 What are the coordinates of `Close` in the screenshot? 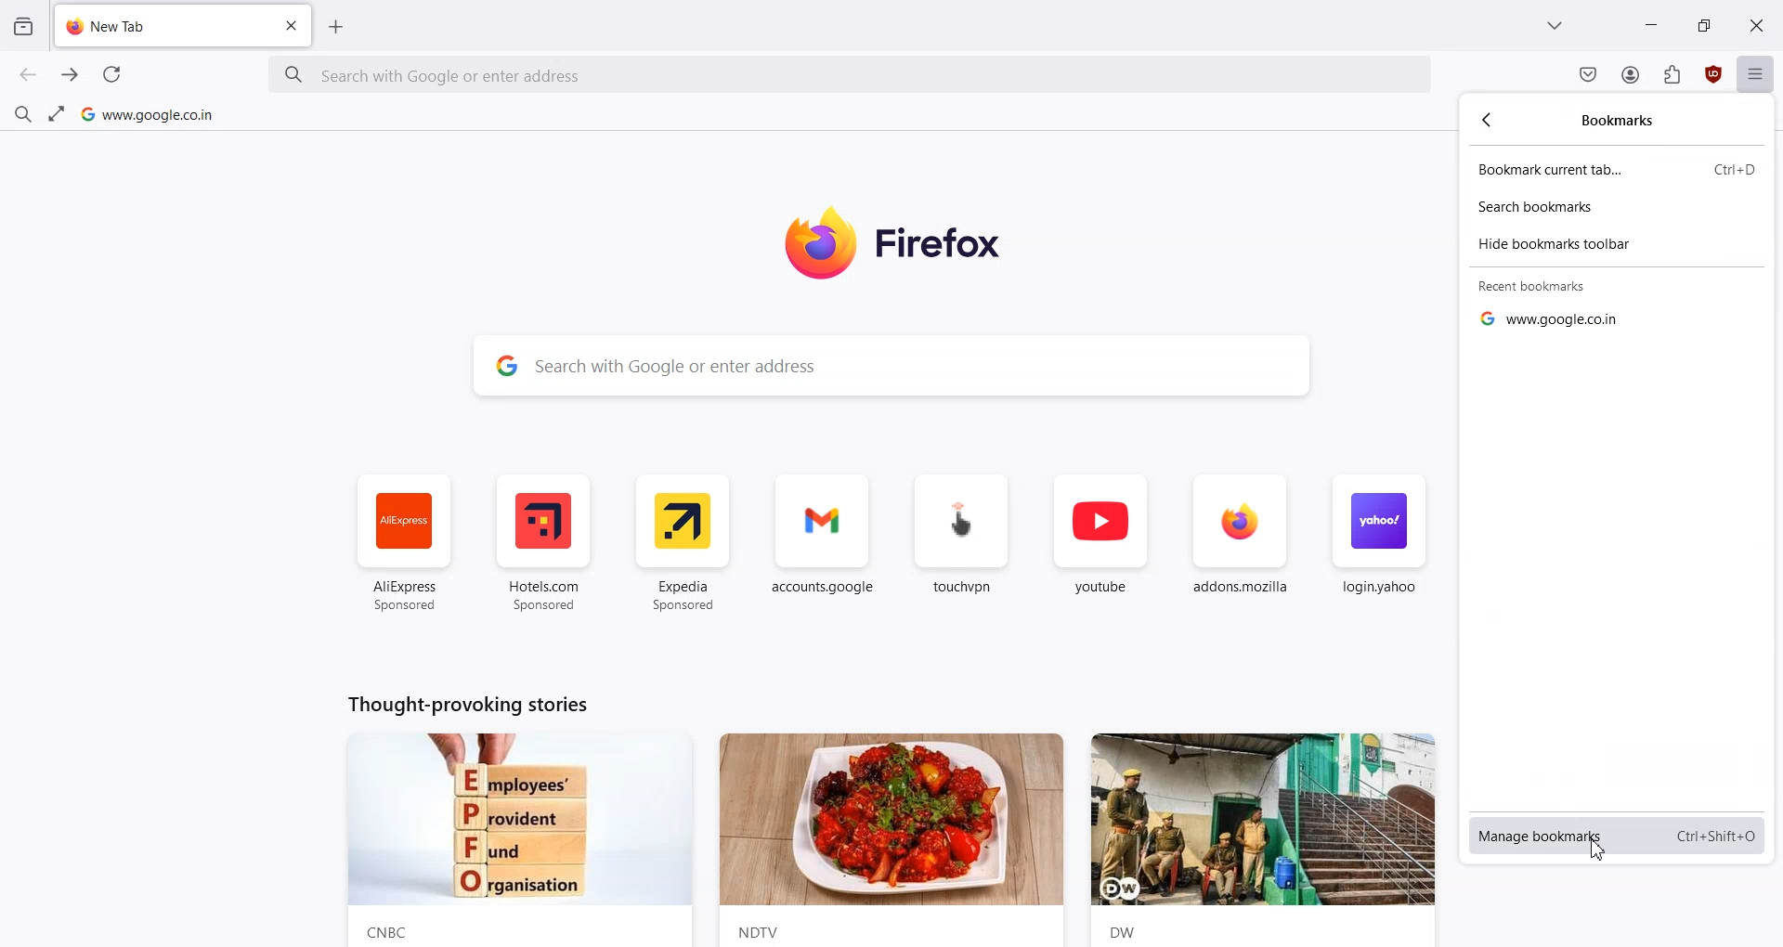 It's located at (1758, 24).